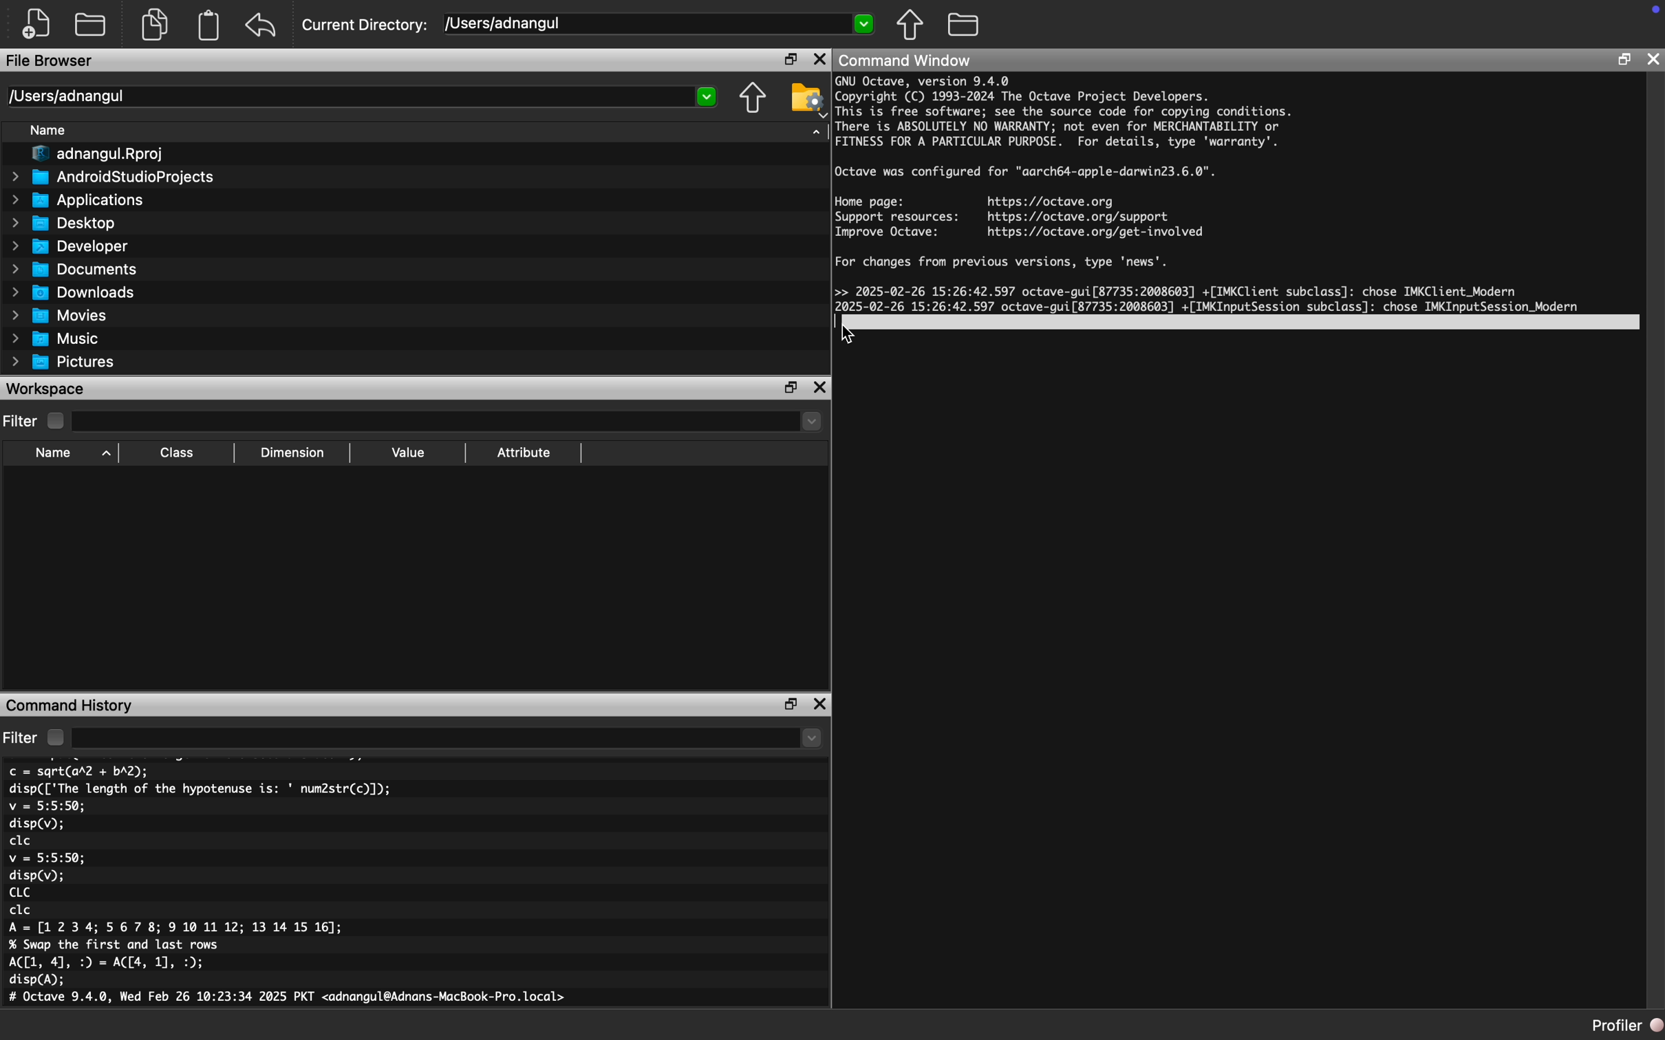  I want to click on disp(['The length of the hypotenuse is: ' num2str(c)]);, so click(201, 788).